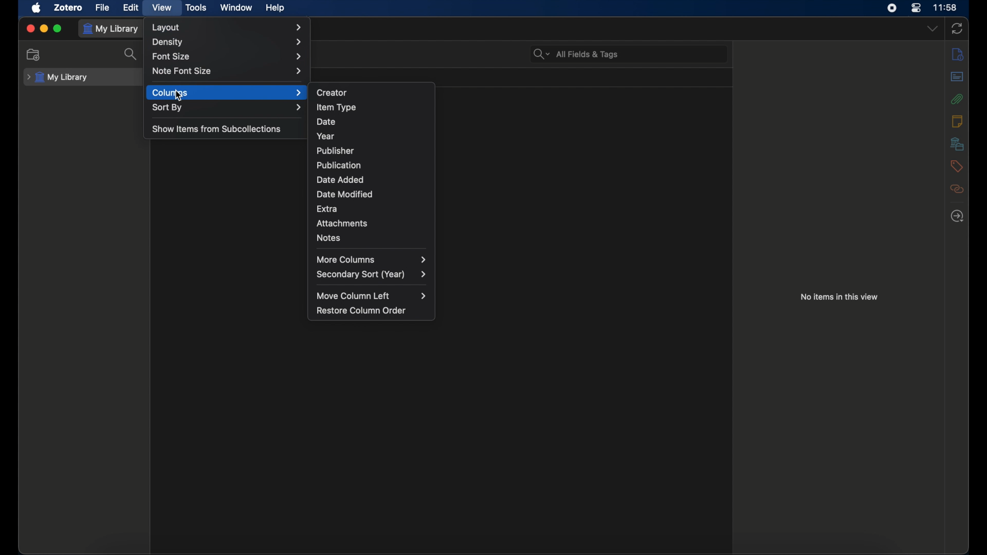 The width and height of the screenshot is (987, 555). I want to click on item type, so click(337, 107).